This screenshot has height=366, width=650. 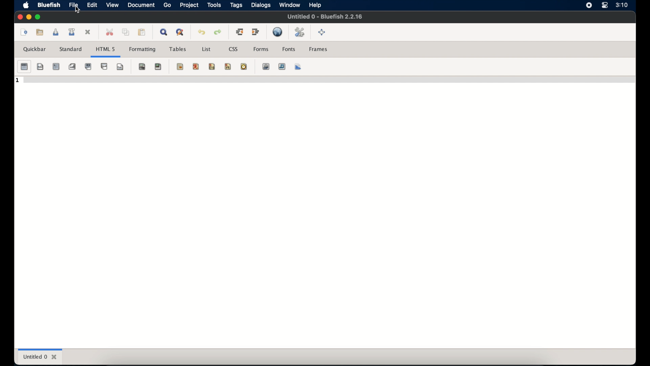 What do you see at coordinates (72, 32) in the screenshot?
I see `save file as` at bounding box center [72, 32].